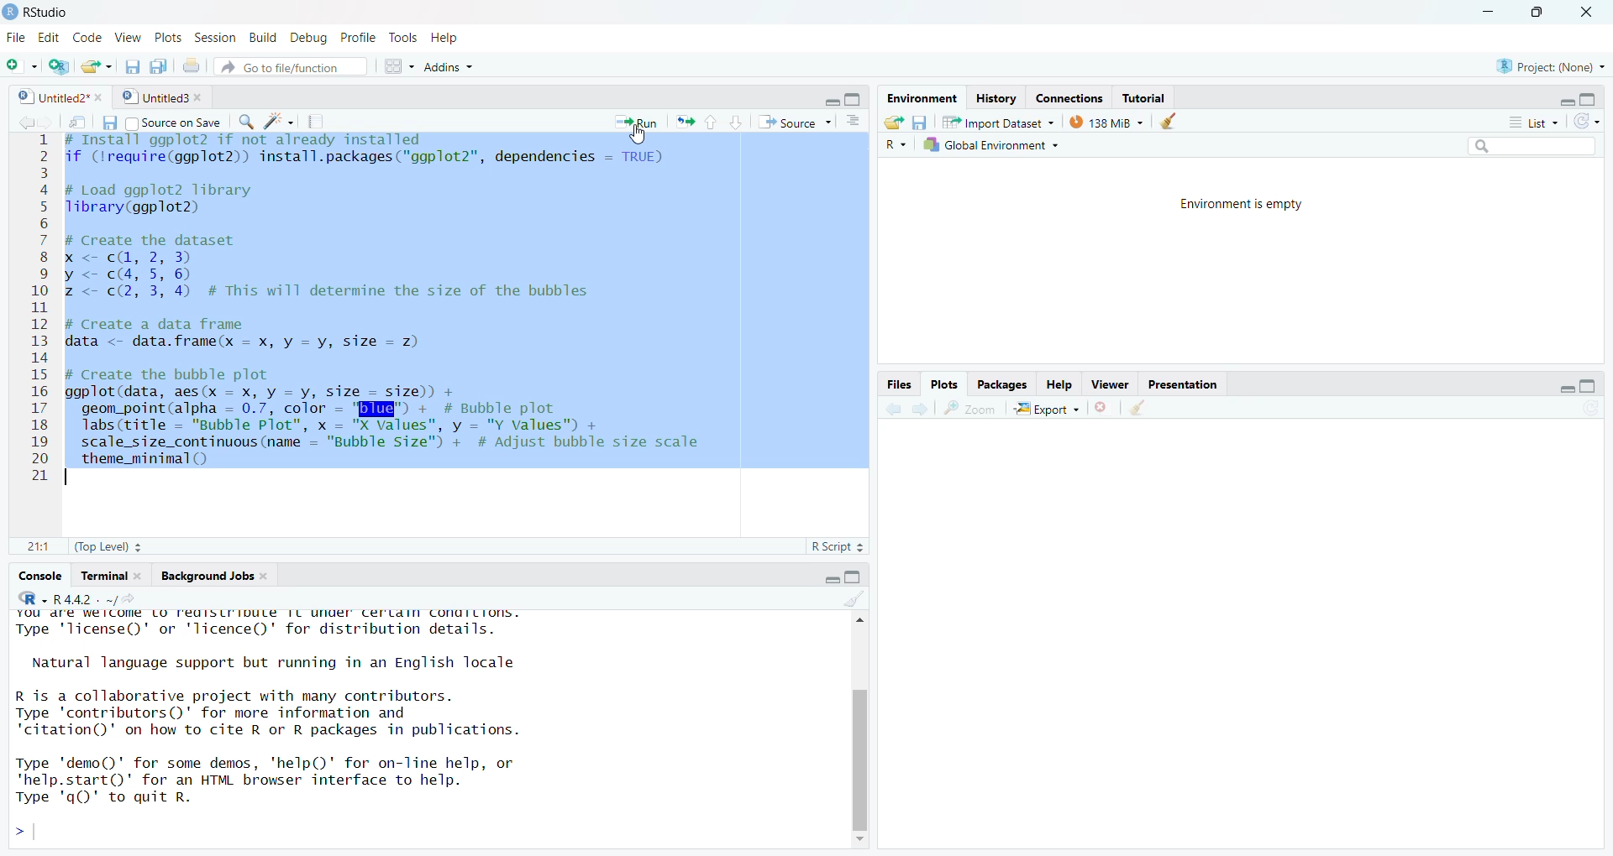 This screenshot has height=856, width=1613. Describe the element at coordinates (98, 549) in the screenshot. I see `(Top Level) 3` at that location.